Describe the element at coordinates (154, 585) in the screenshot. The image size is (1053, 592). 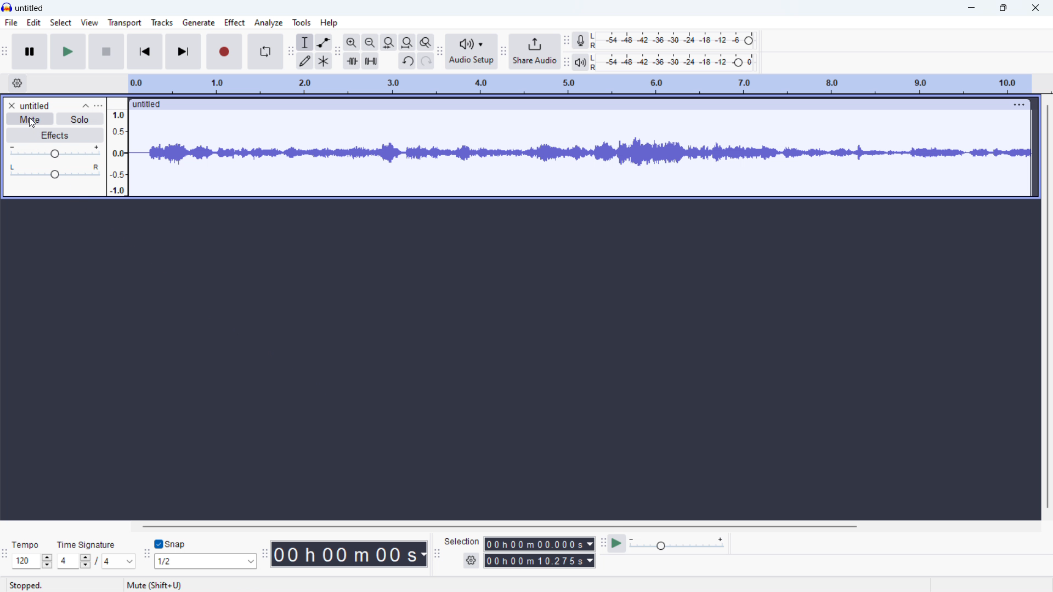
I see `mute (shift+u)` at that location.